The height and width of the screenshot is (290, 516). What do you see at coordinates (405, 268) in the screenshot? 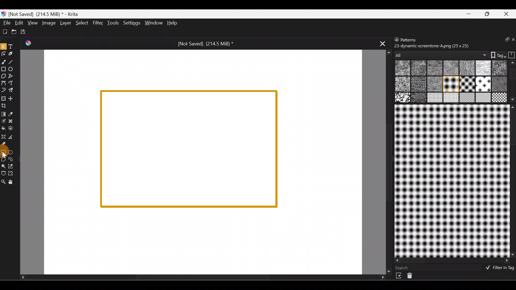
I see `Search` at bounding box center [405, 268].